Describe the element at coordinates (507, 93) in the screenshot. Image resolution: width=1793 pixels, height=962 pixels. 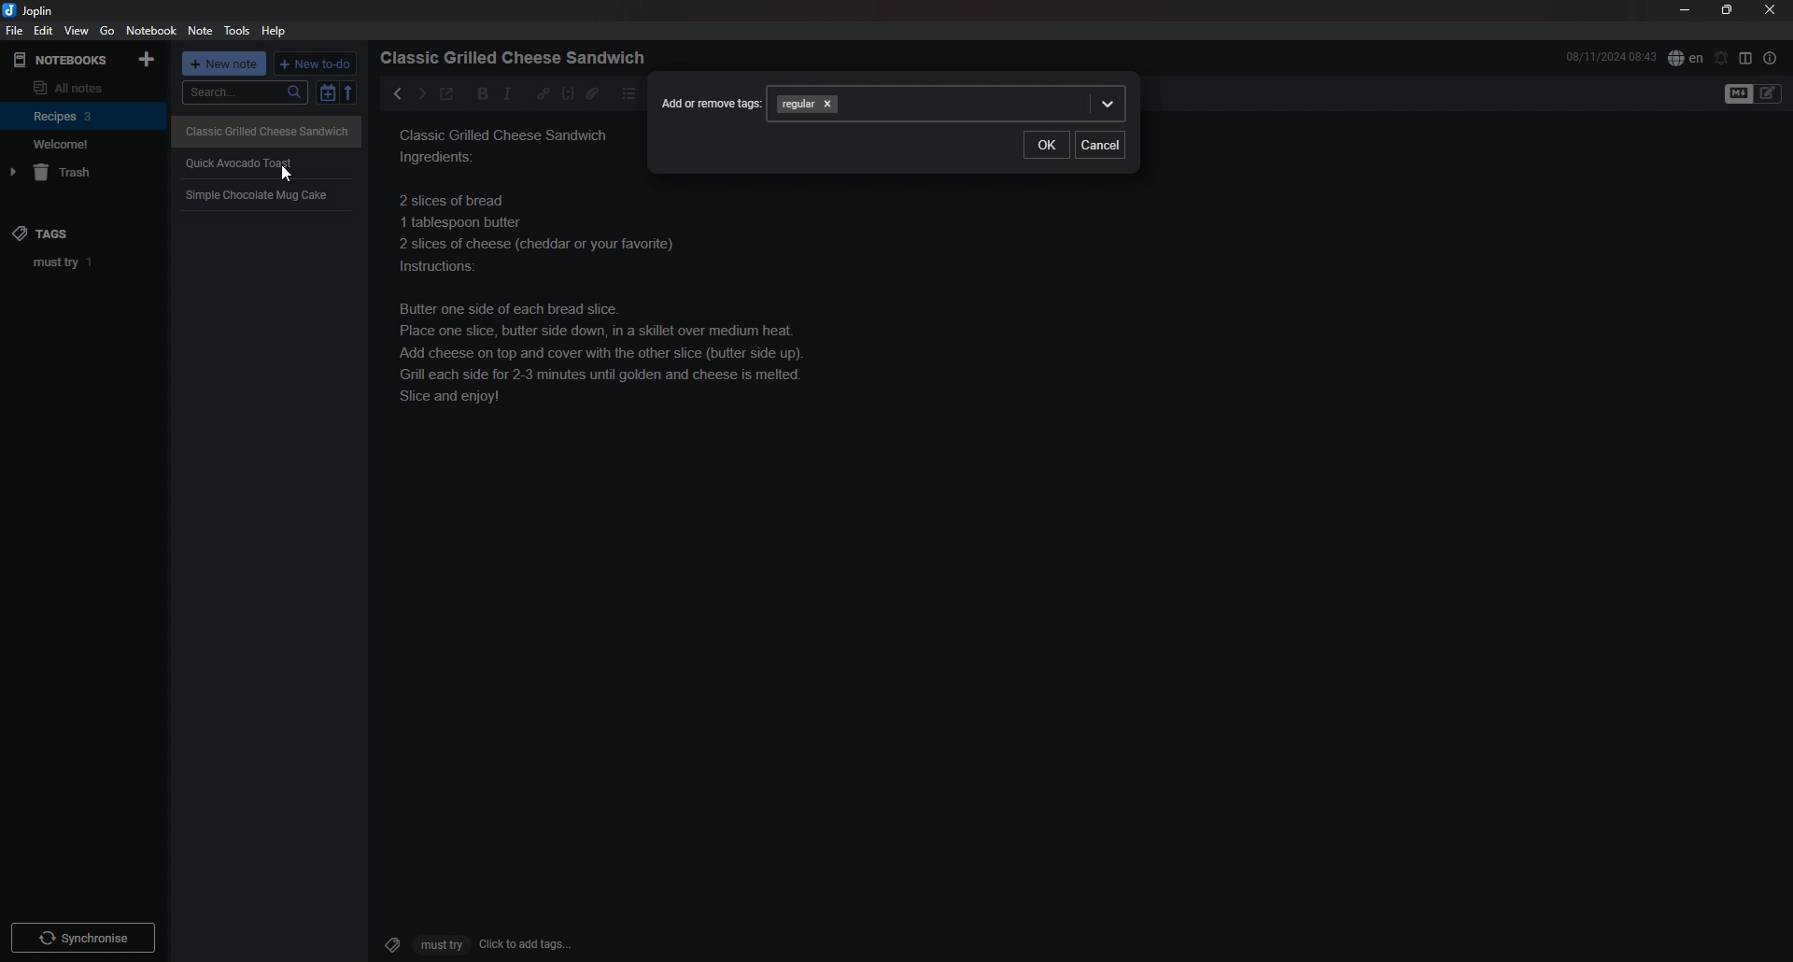
I see `italic` at that location.